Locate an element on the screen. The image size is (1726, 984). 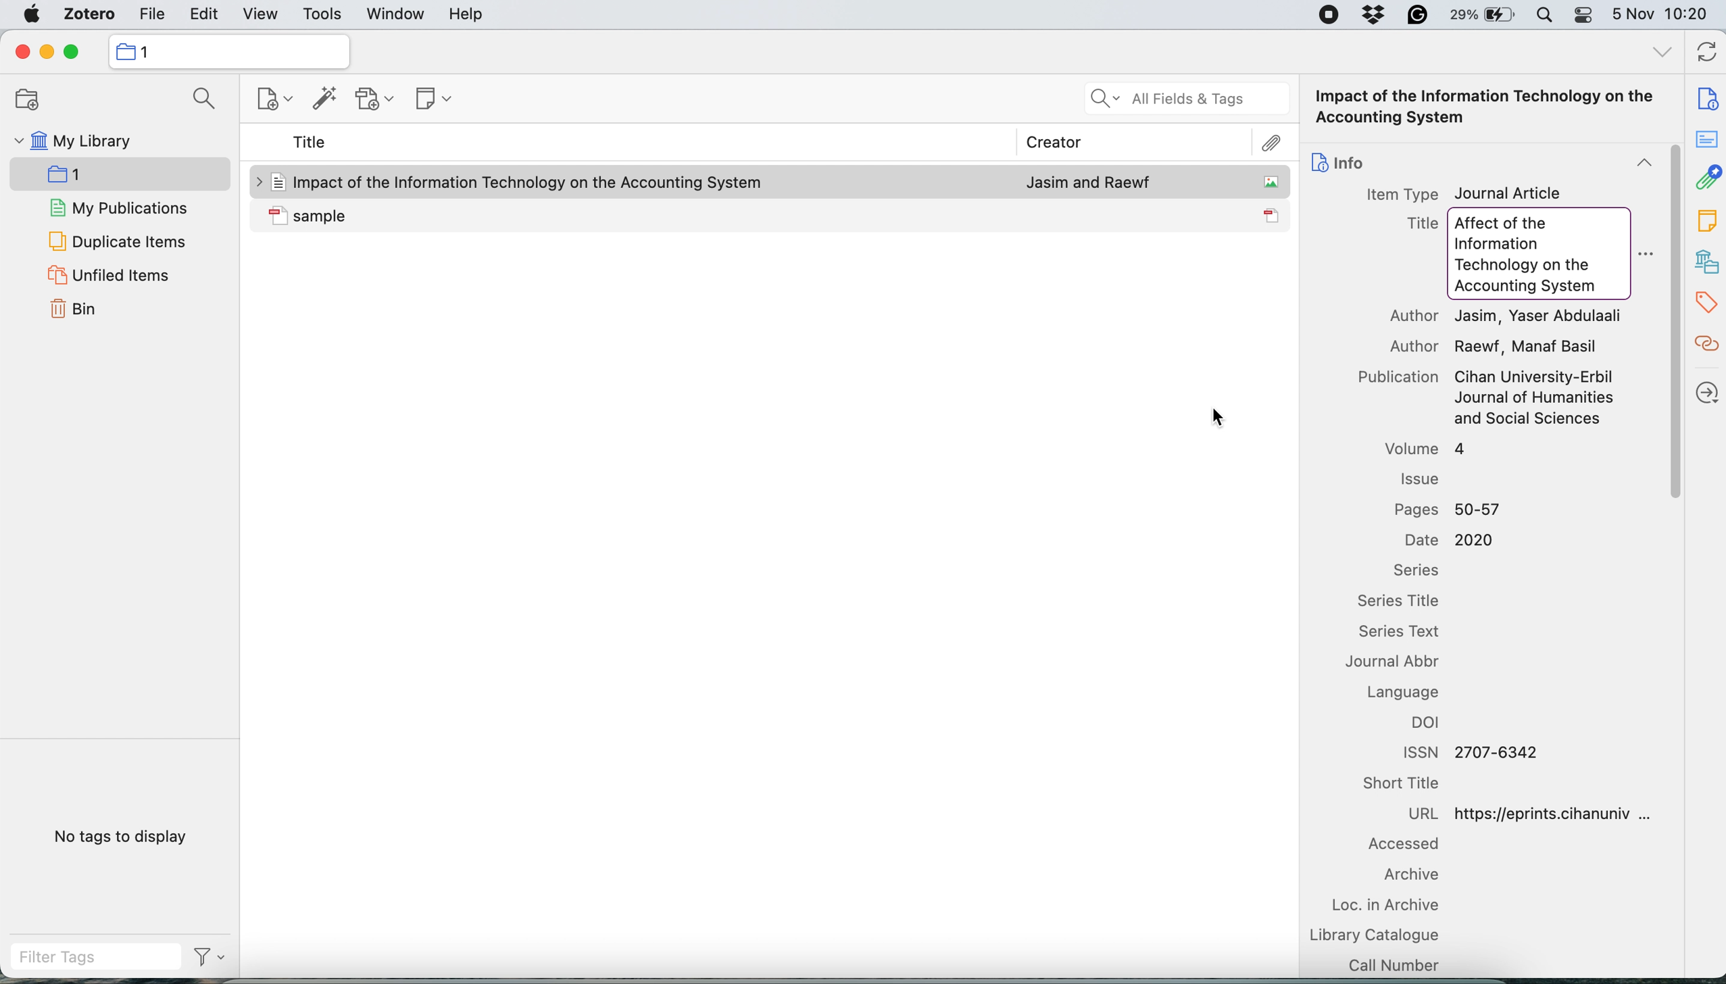
related is located at coordinates (1706, 347).